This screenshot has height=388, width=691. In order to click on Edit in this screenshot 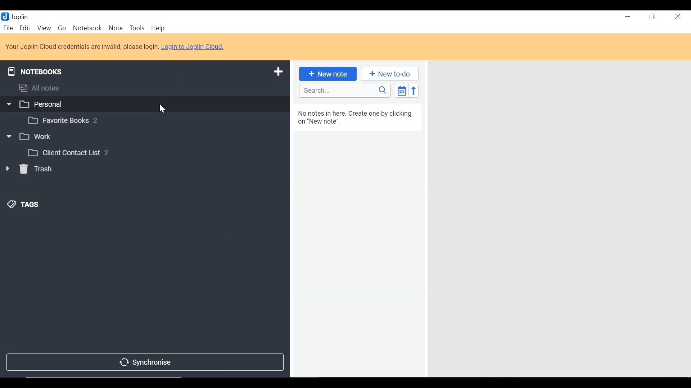, I will do `click(25, 28)`.